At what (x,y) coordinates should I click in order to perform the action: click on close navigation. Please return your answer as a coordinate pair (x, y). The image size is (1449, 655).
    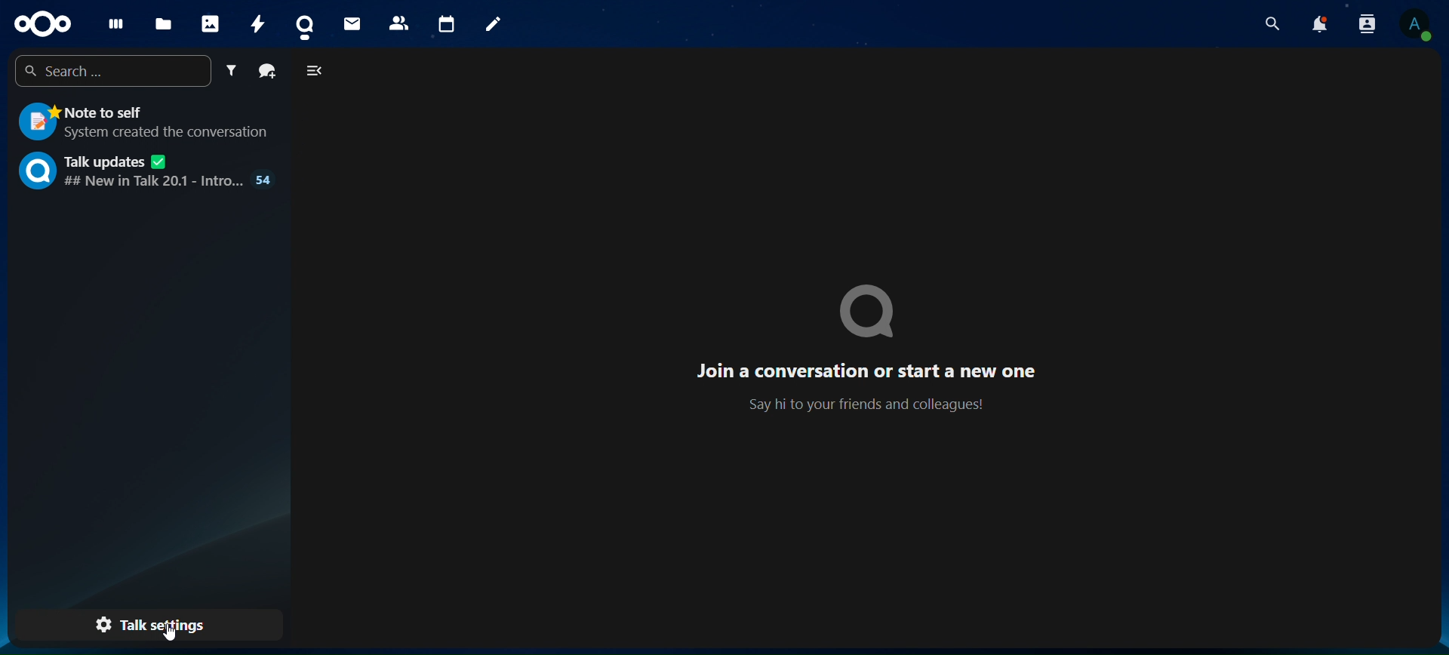
    Looking at the image, I should click on (314, 72).